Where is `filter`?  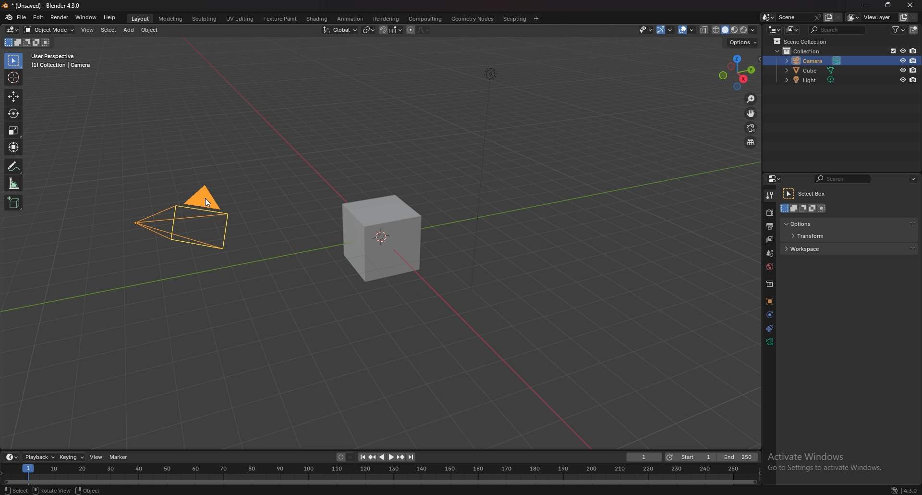
filter is located at coordinates (899, 30).